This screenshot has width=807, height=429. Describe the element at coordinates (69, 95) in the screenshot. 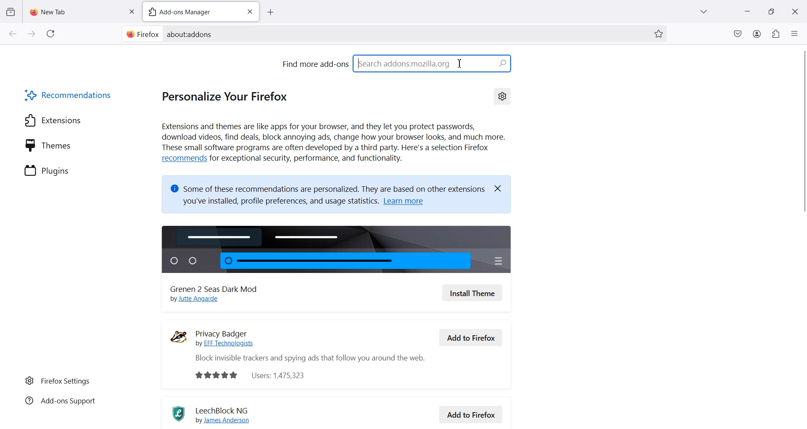

I see `Recommendations` at that location.